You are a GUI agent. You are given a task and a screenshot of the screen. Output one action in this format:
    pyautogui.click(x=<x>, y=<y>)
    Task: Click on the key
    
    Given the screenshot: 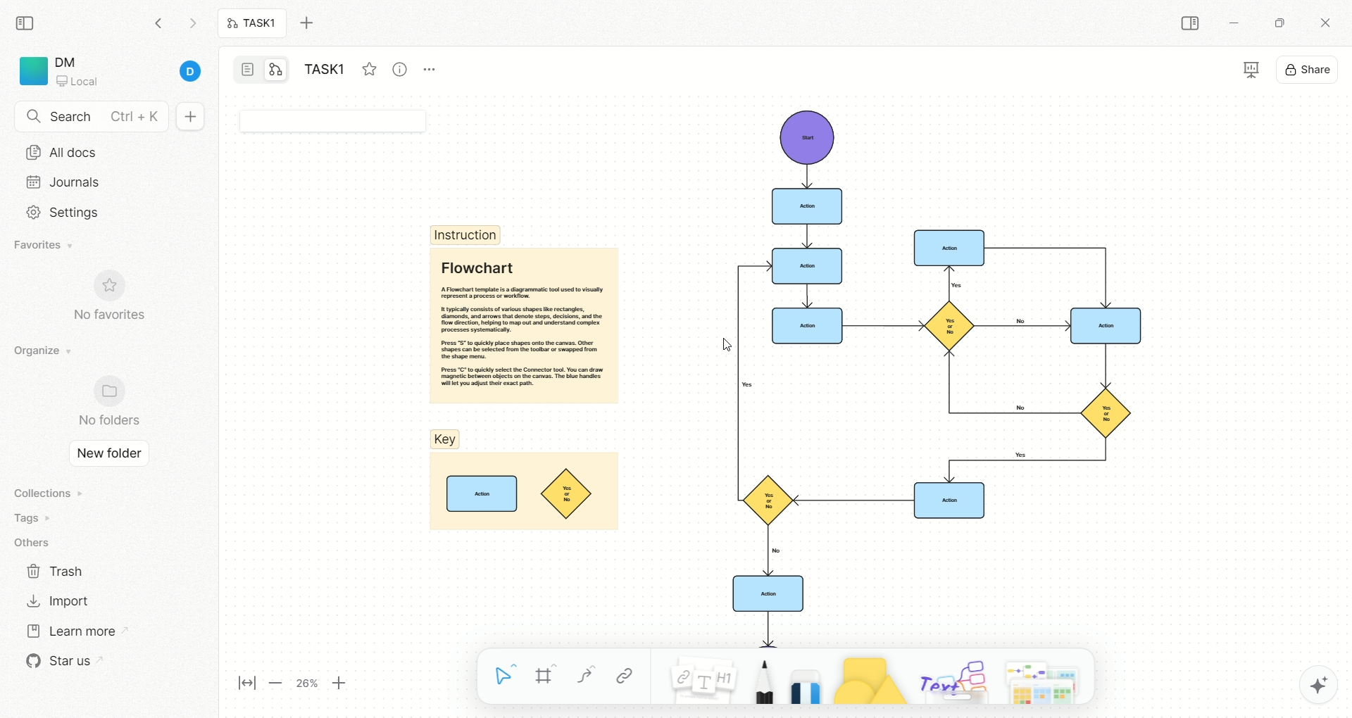 What is the action you would take?
    pyautogui.click(x=522, y=482)
    